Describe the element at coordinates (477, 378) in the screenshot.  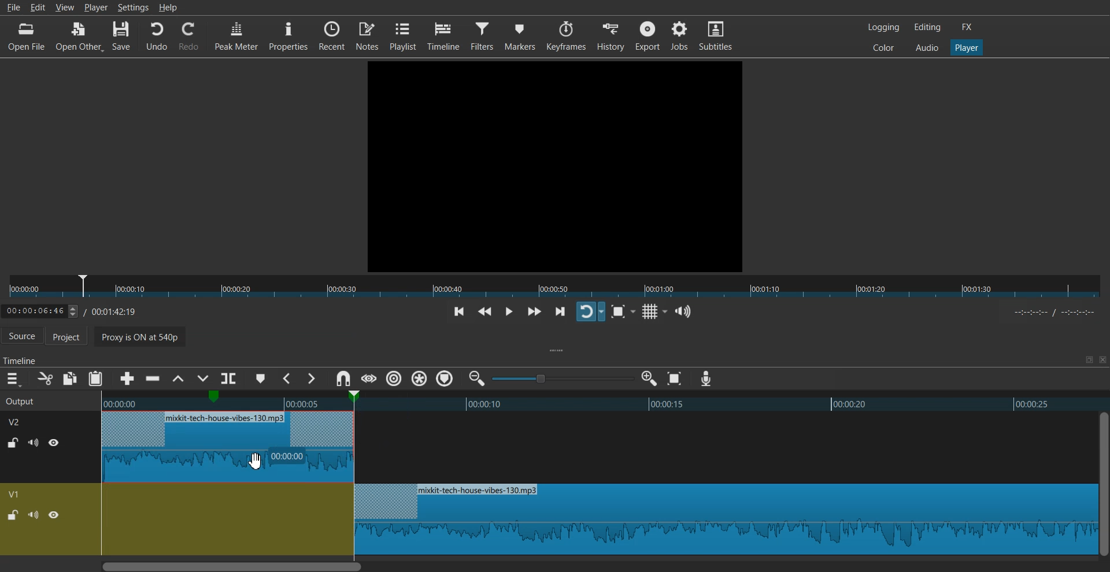
I see `Zoom timeline out` at that location.